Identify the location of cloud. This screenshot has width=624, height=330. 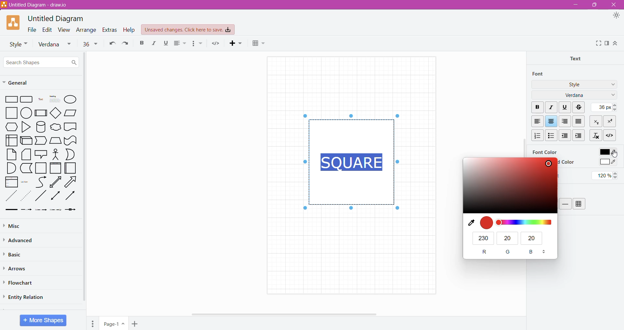
(55, 128).